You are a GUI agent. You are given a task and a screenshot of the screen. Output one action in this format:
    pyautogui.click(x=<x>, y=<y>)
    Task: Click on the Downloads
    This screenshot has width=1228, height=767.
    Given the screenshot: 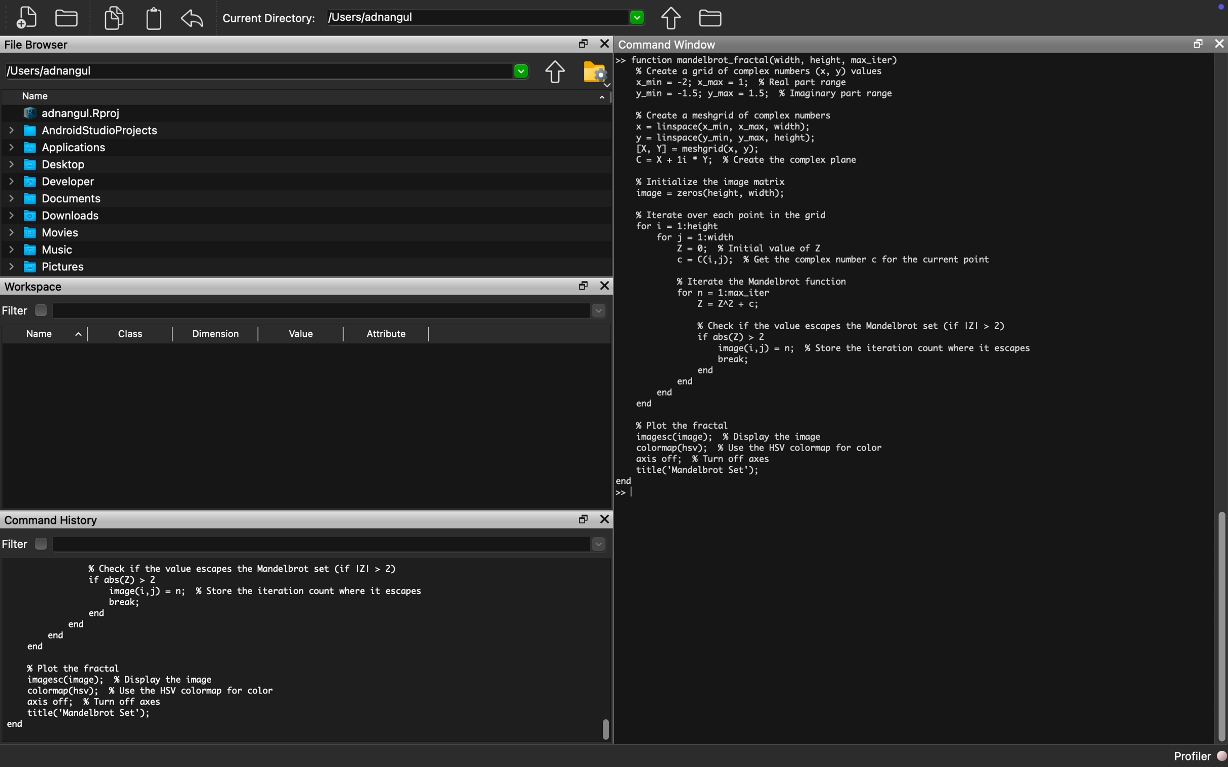 What is the action you would take?
    pyautogui.click(x=55, y=215)
    